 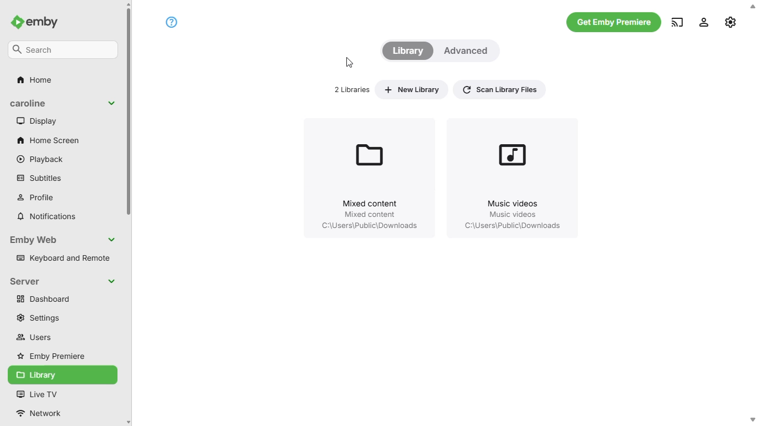 What do you see at coordinates (409, 50) in the screenshot?
I see `library` at bounding box center [409, 50].